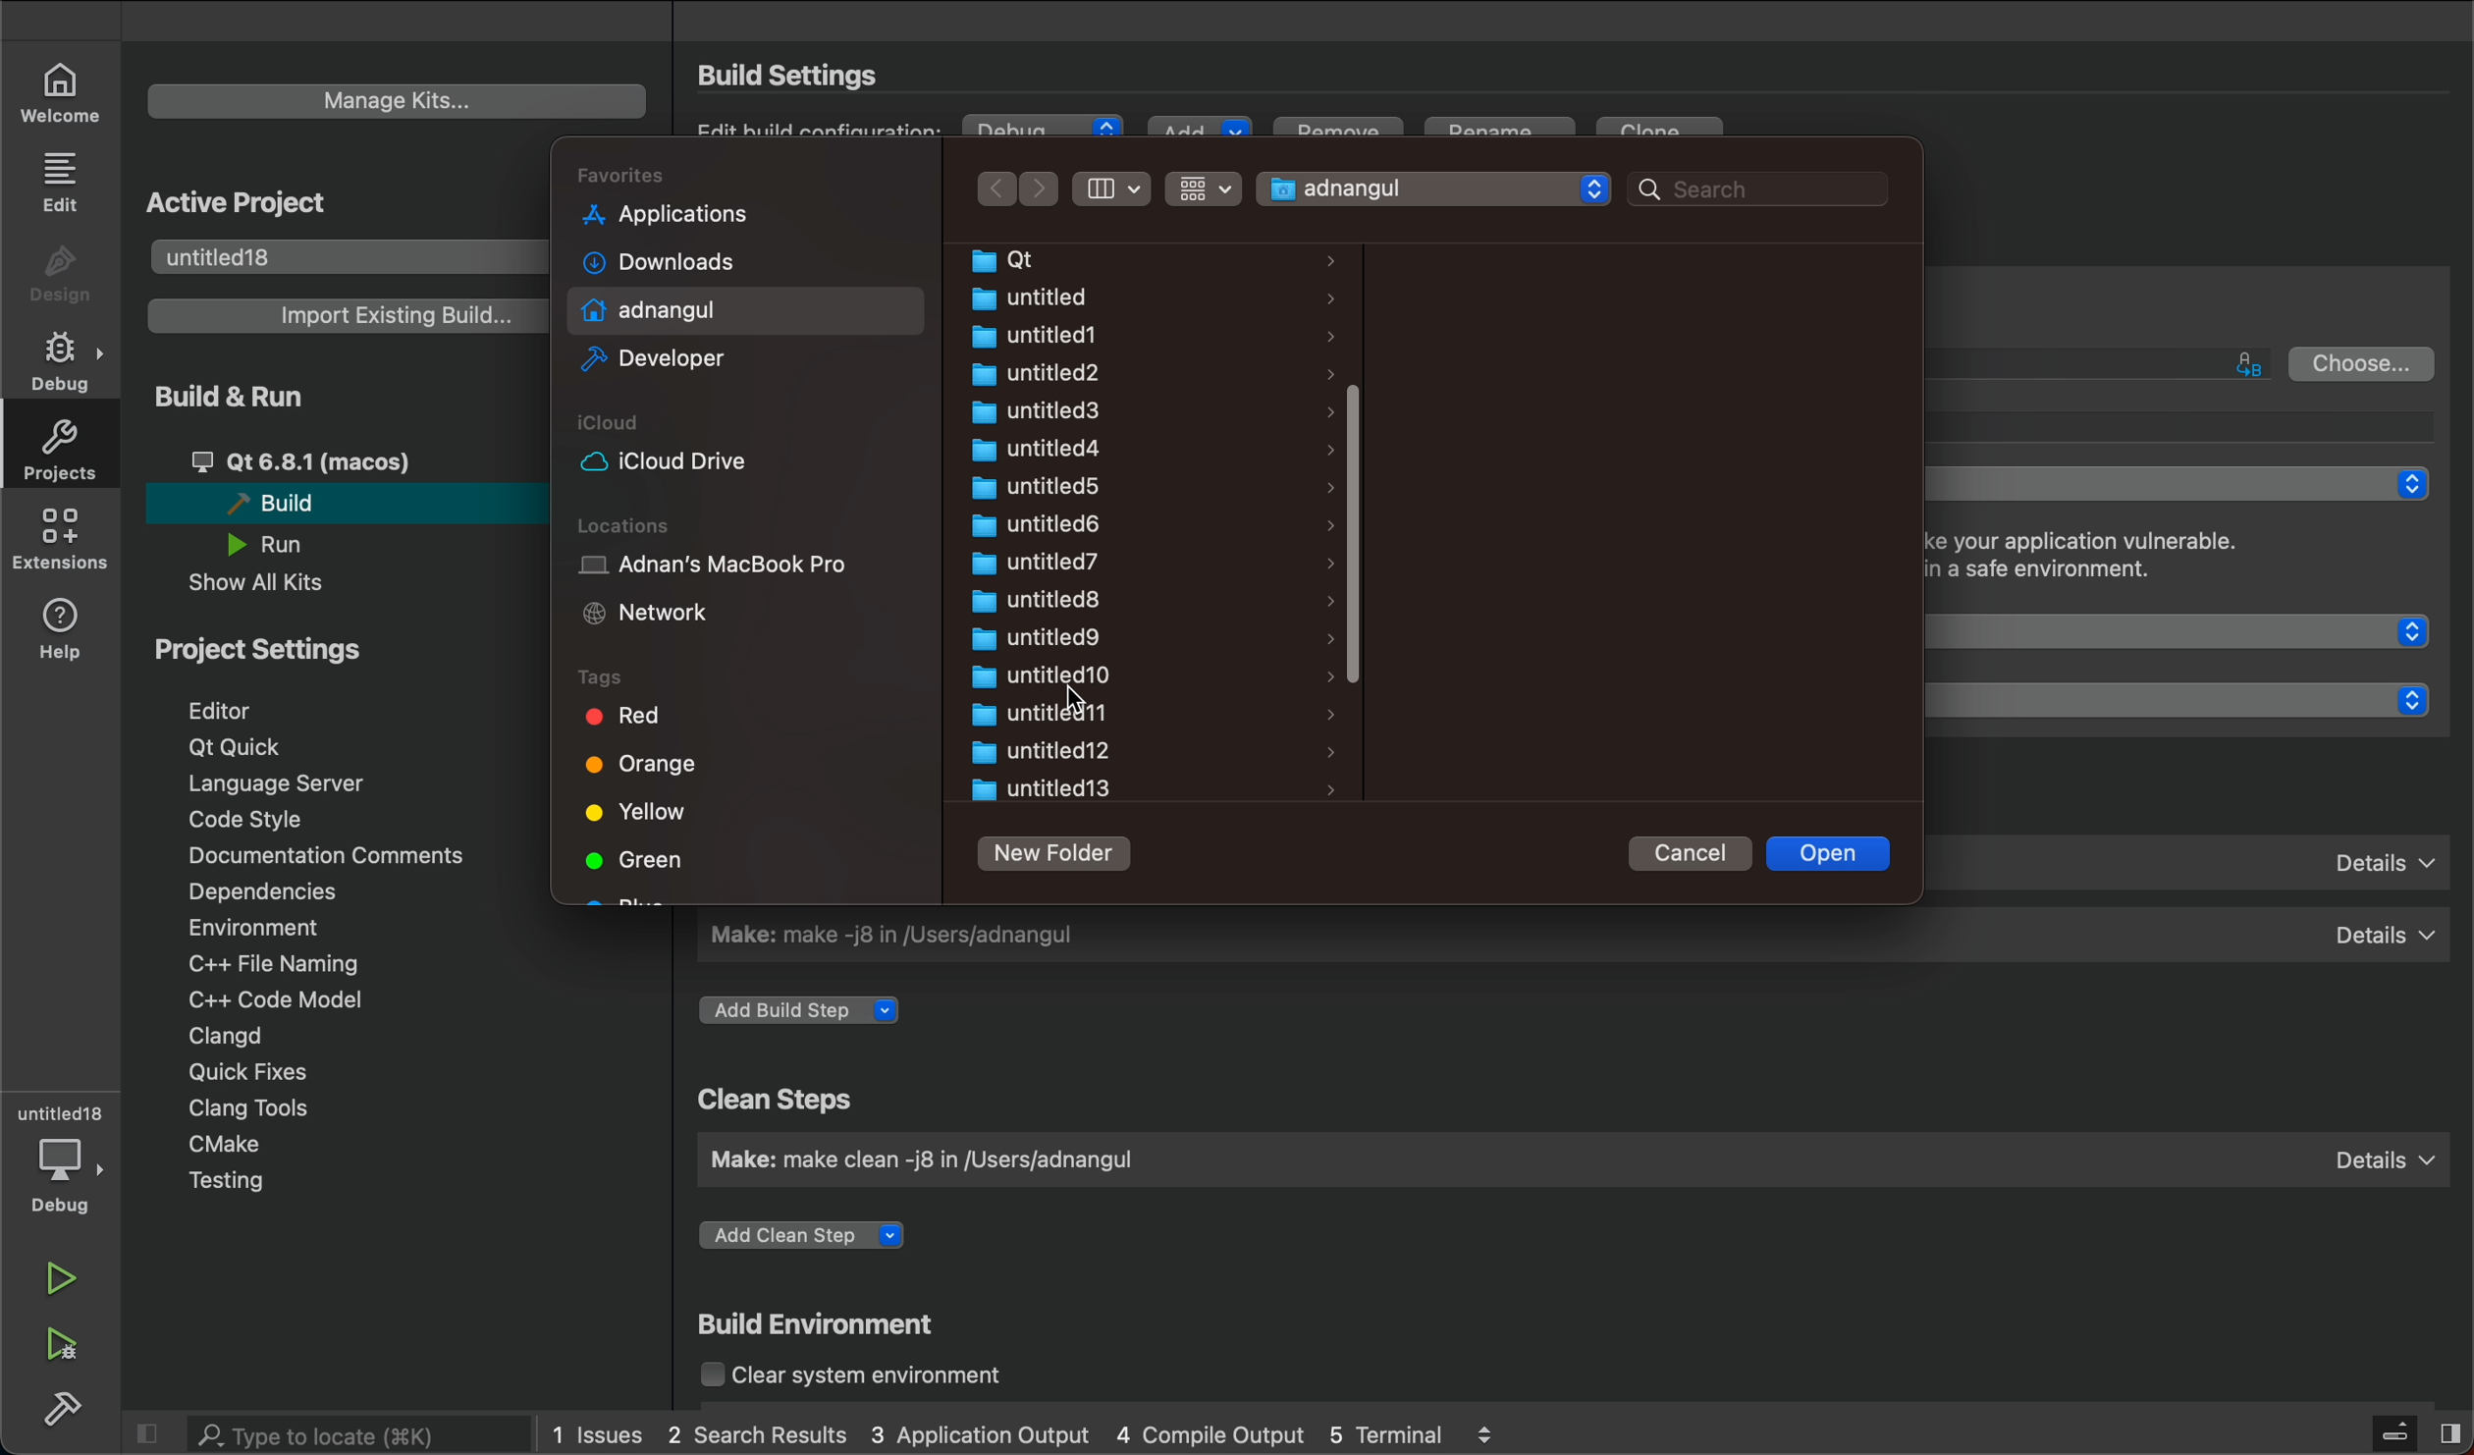  What do you see at coordinates (653, 258) in the screenshot?
I see `Downloads` at bounding box center [653, 258].